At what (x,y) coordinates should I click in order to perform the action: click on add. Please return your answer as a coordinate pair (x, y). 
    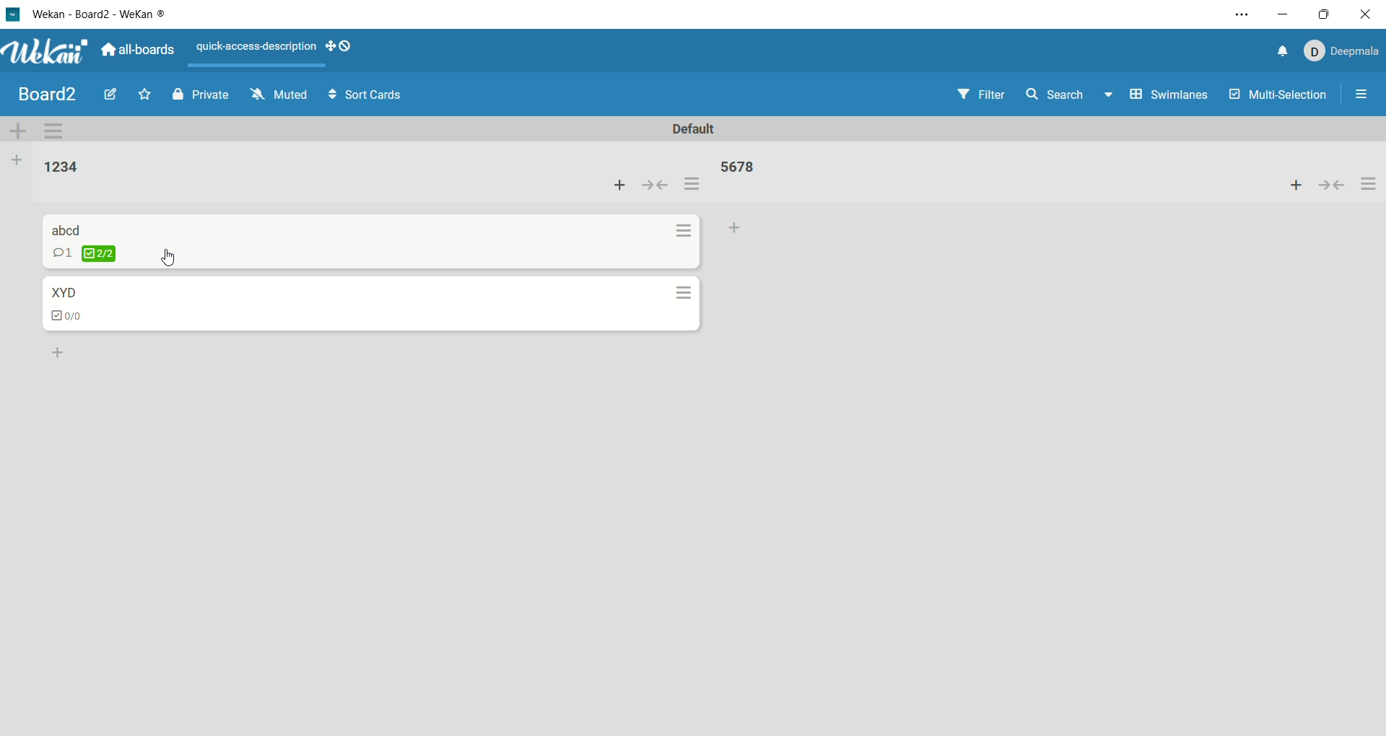
    Looking at the image, I should click on (59, 350).